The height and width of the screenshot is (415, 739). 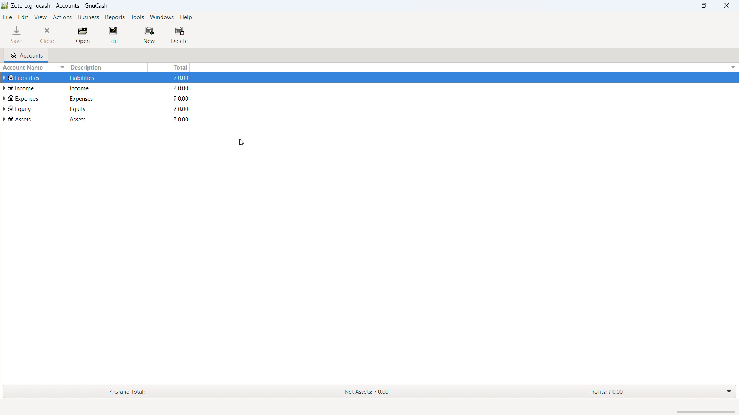 I want to click on open, so click(x=83, y=35).